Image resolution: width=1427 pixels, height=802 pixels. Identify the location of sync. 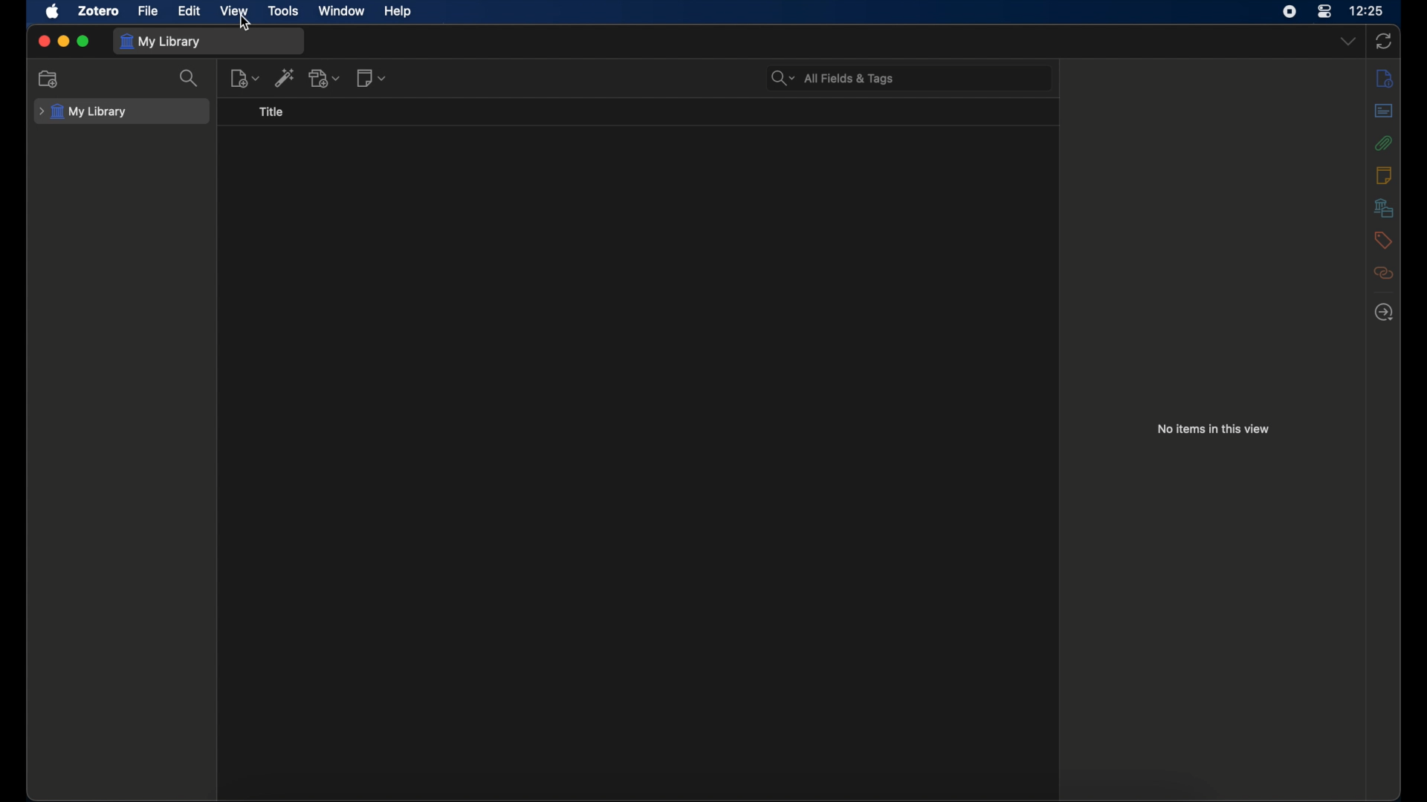
(1384, 42).